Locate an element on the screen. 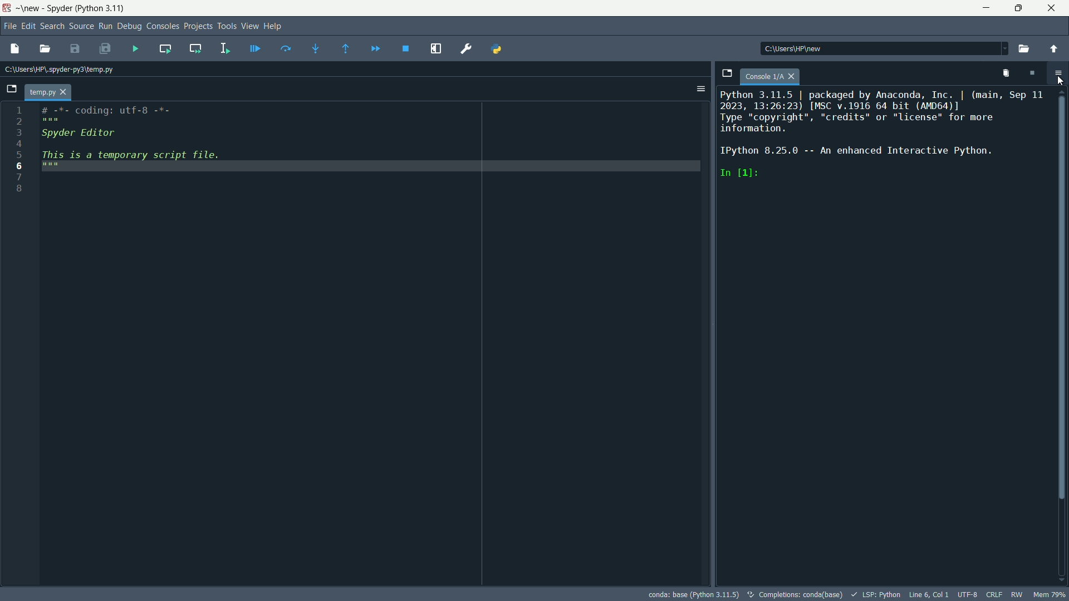 Image resolution: width=1069 pixels, height=601 pixels. browse a working directory is located at coordinates (1019, 50).